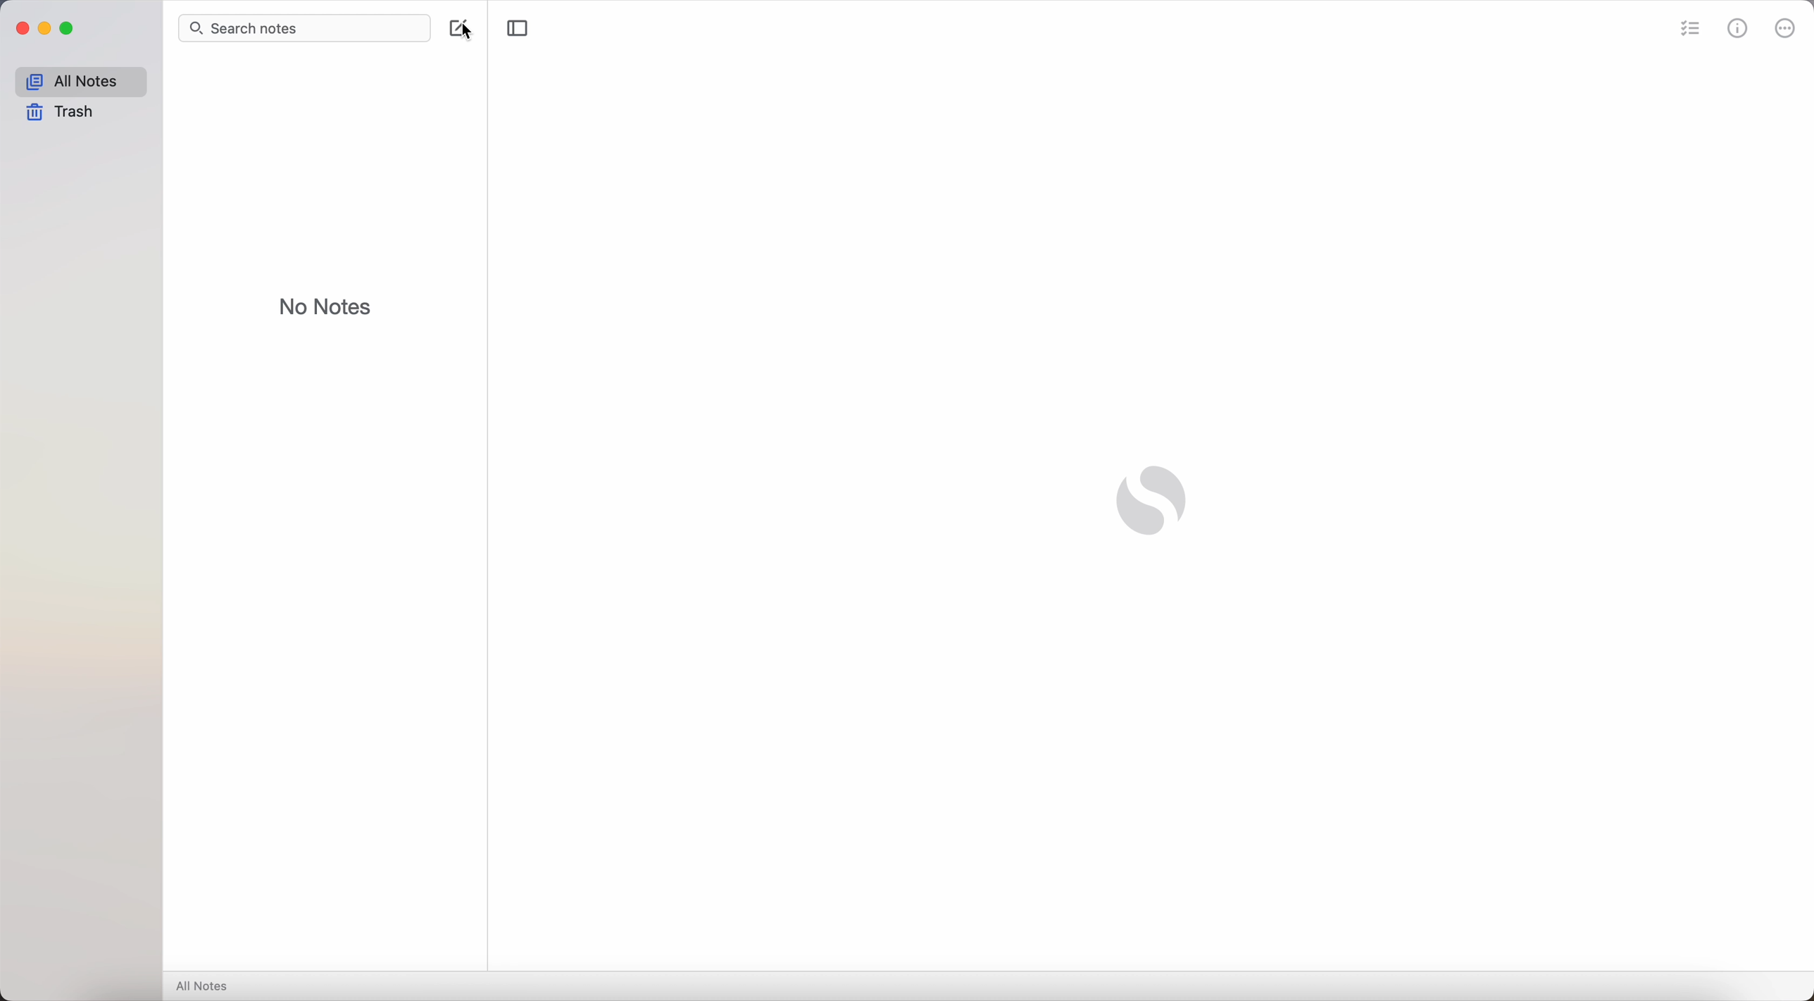 The height and width of the screenshot is (1001, 1814). I want to click on cursor, so click(475, 34).